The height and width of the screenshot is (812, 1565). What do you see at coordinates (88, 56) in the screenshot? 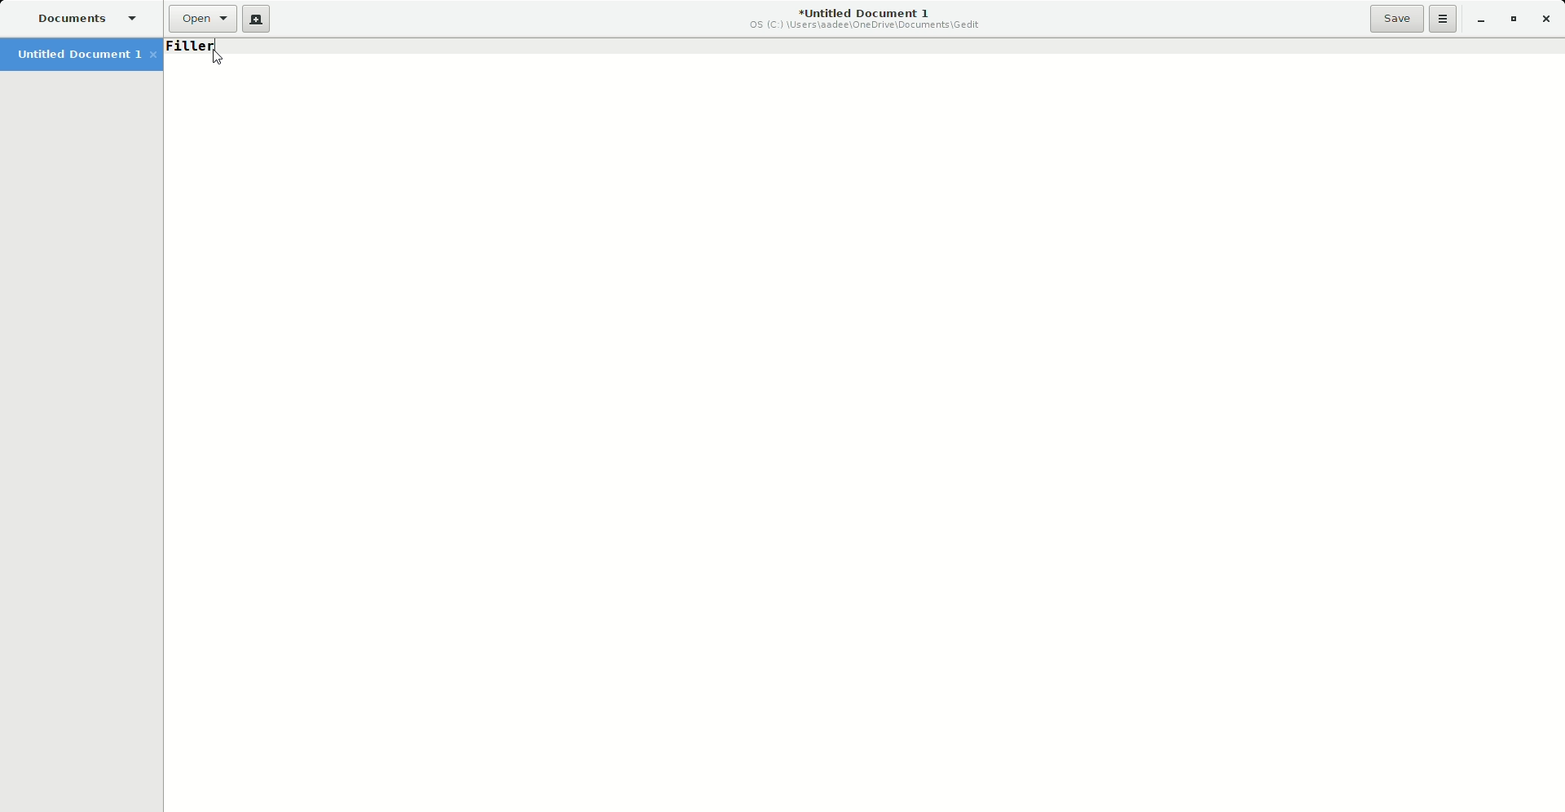
I see `Untitled Document 1` at bounding box center [88, 56].